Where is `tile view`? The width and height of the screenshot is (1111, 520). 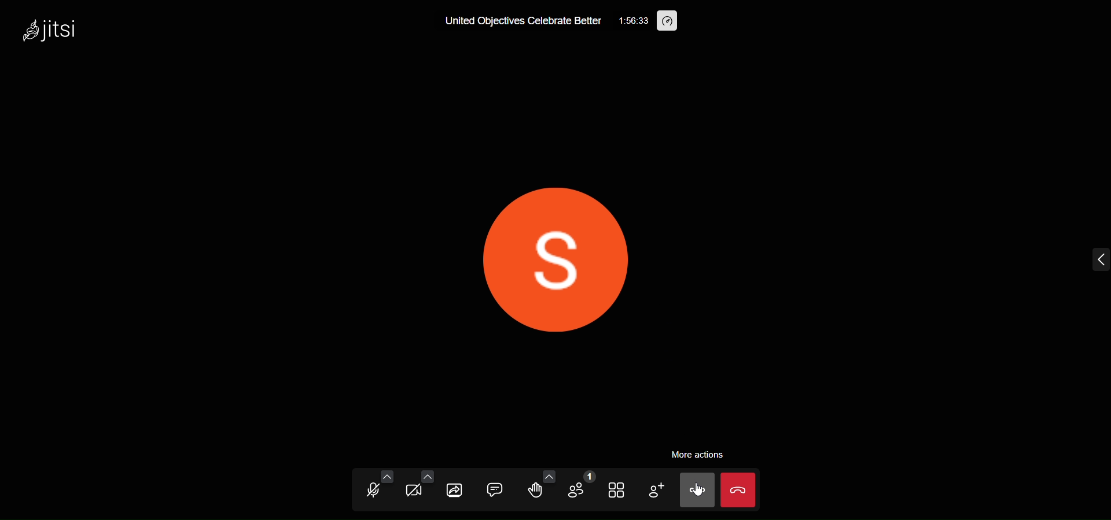 tile view is located at coordinates (617, 490).